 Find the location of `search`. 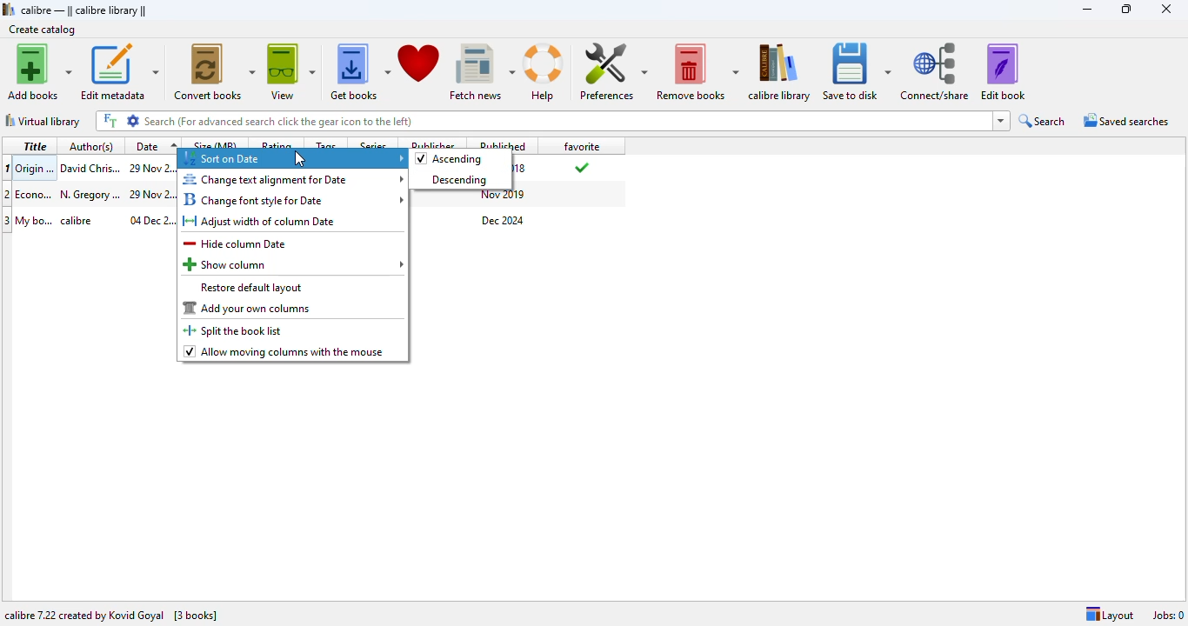

search is located at coordinates (1043, 121).